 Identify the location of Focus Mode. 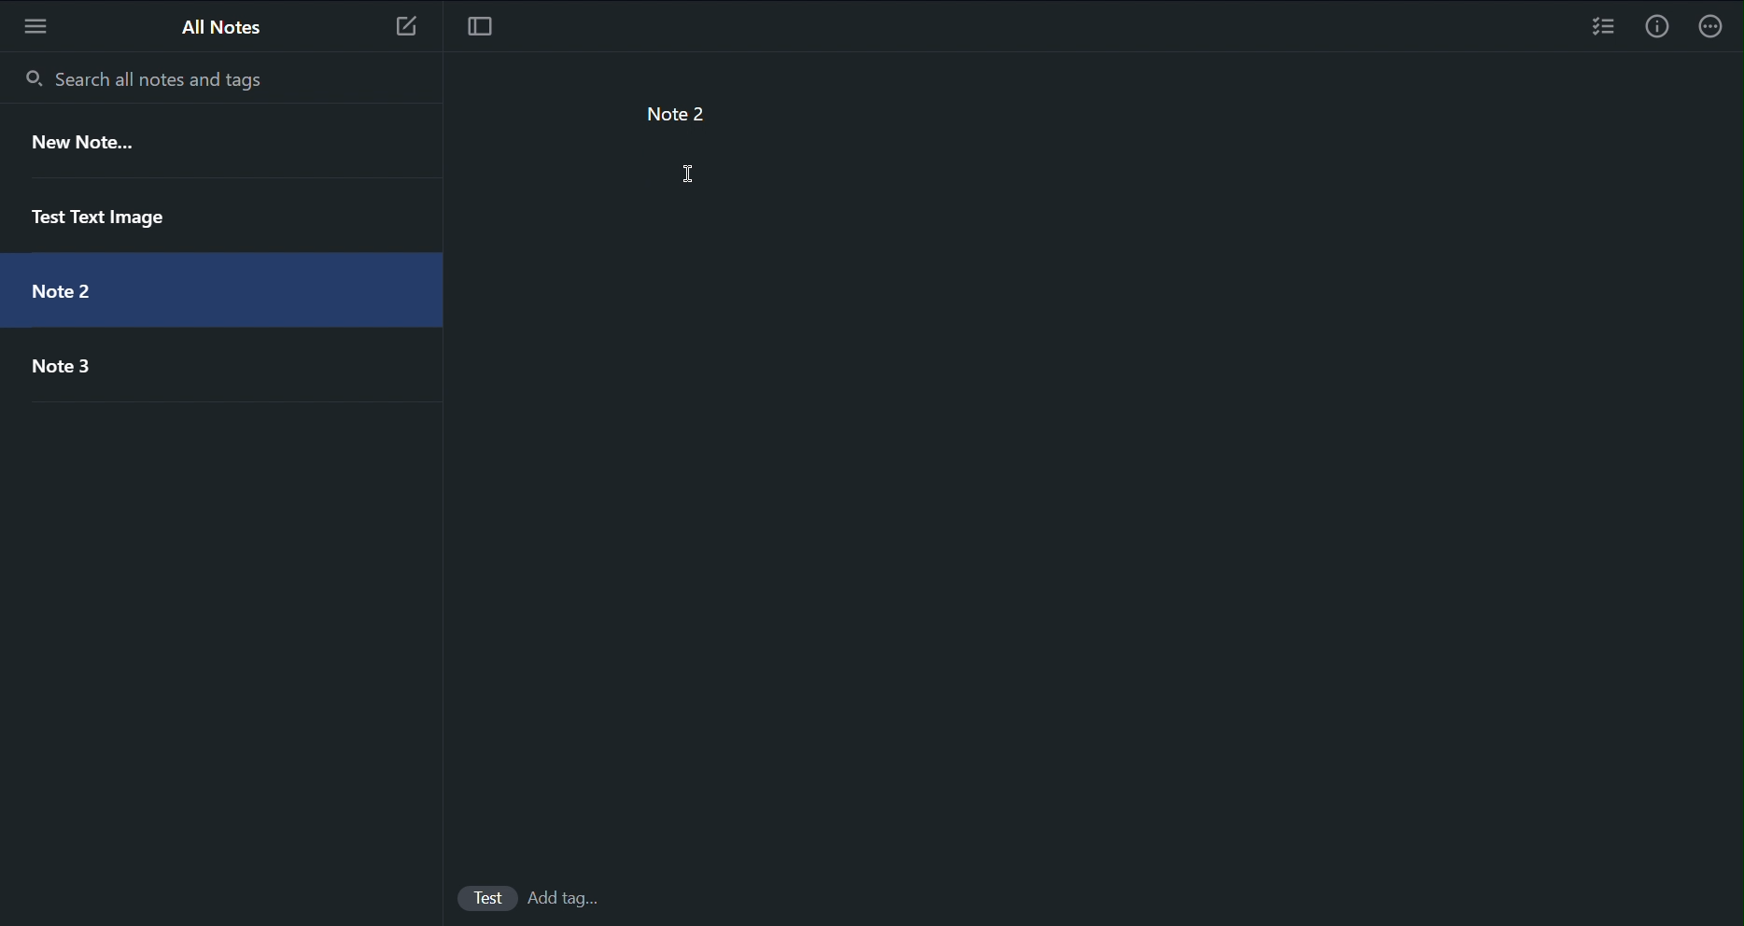
(476, 23).